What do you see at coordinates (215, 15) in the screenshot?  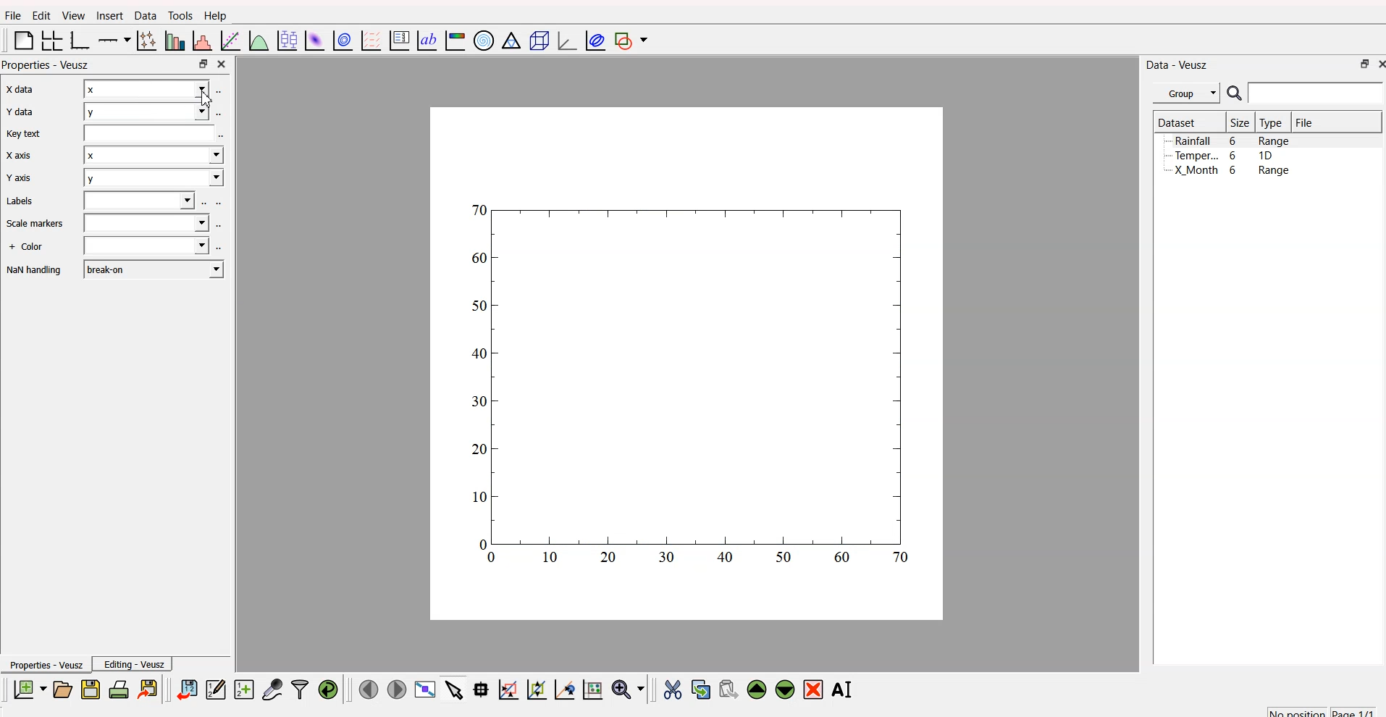 I see `Help` at bounding box center [215, 15].